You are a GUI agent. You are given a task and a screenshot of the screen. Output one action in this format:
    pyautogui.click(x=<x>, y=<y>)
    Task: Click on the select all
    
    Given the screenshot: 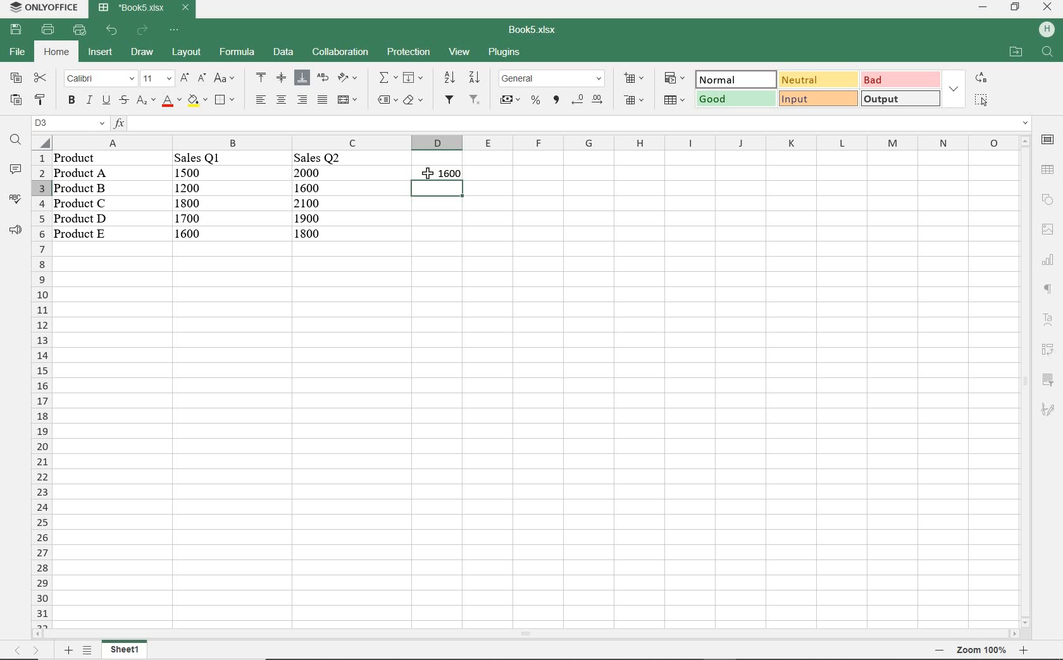 What is the action you would take?
    pyautogui.click(x=981, y=101)
    